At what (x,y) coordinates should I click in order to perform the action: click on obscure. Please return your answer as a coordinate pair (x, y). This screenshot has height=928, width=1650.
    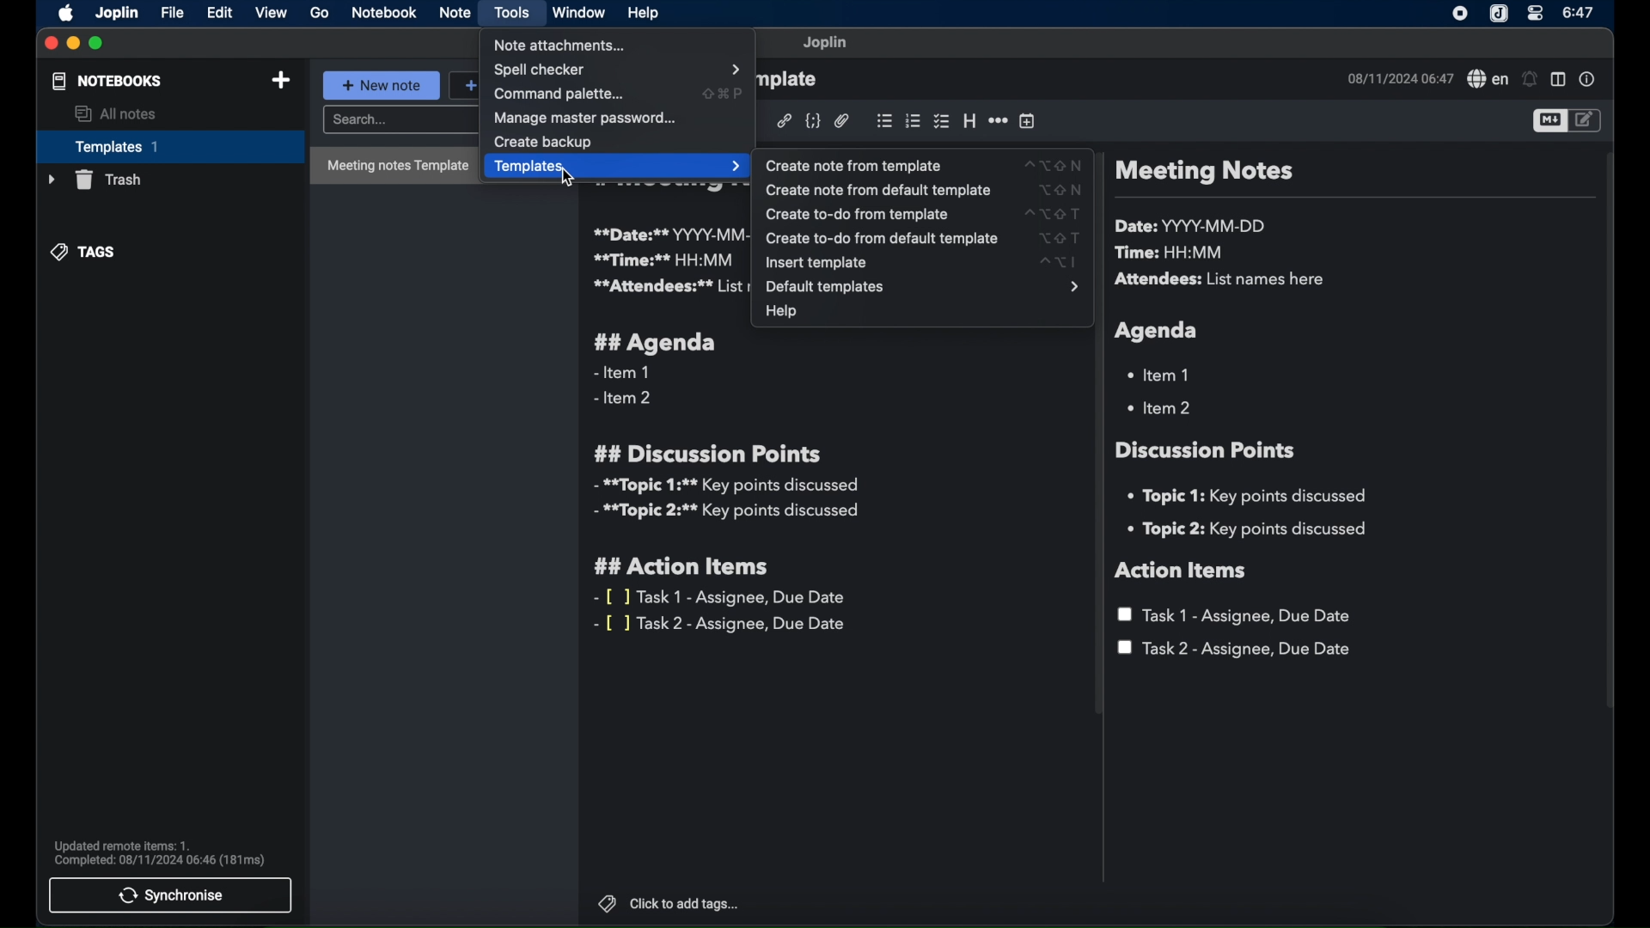
    Looking at the image, I should click on (790, 80).